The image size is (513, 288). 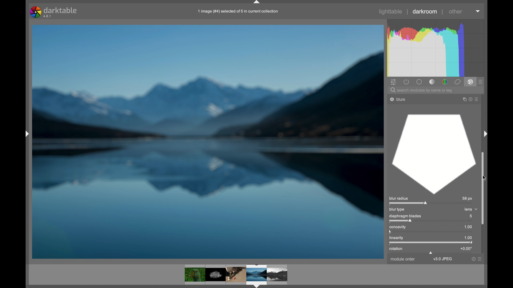 I want to click on , so click(x=486, y=134).